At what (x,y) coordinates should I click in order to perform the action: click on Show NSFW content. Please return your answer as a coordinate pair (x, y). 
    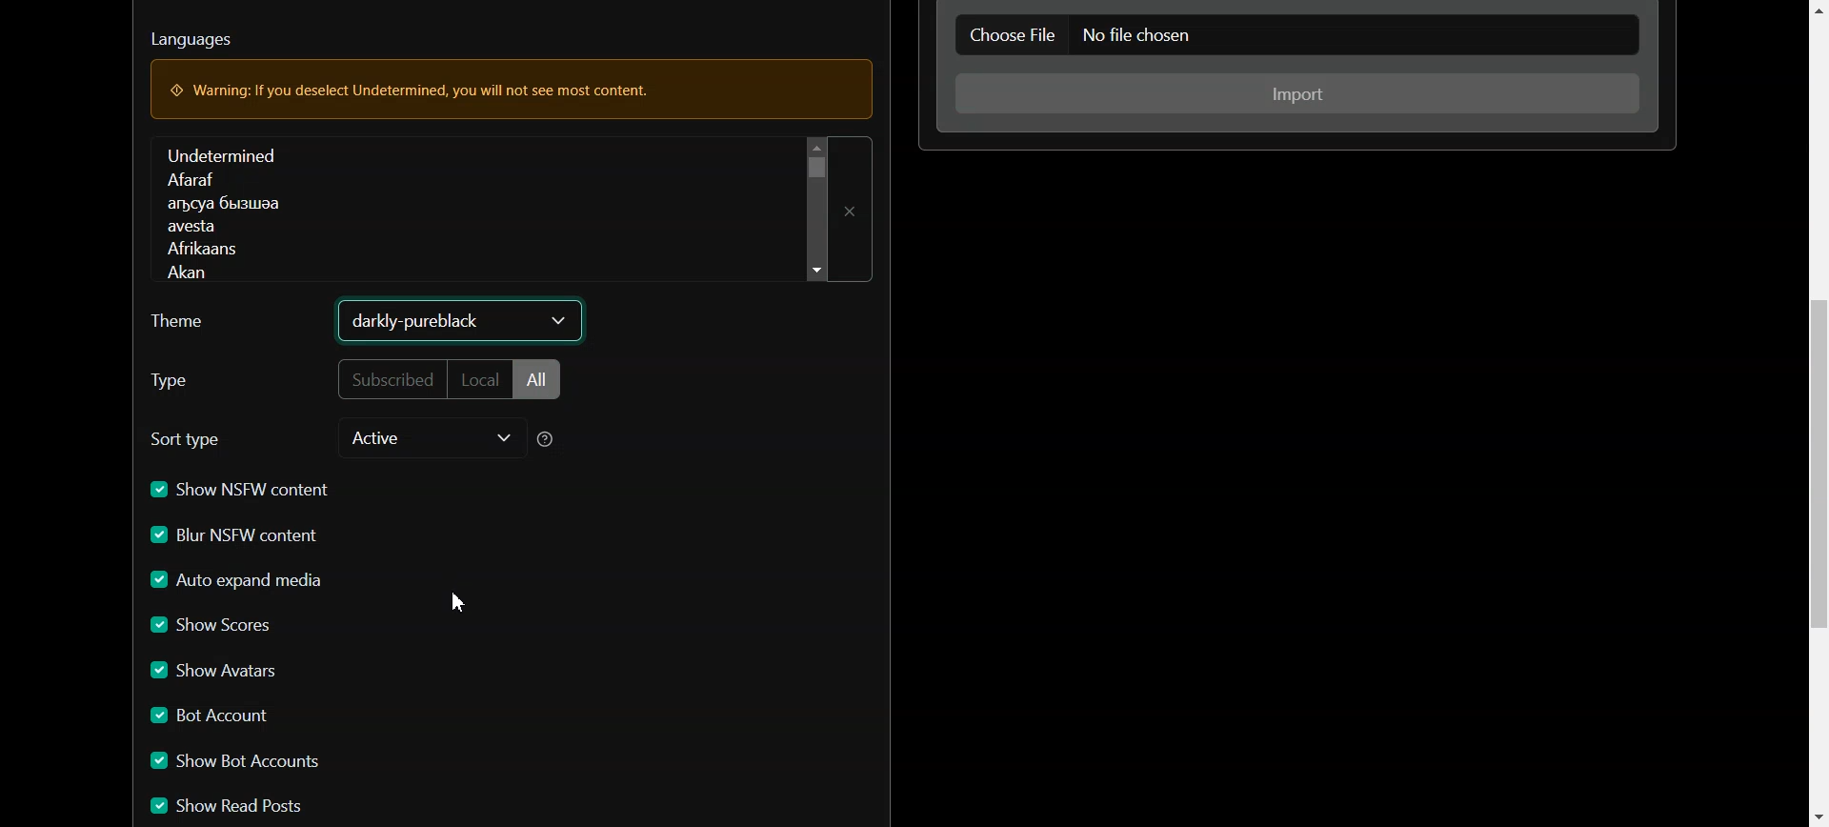
    Looking at the image, I should click on (239, 491).